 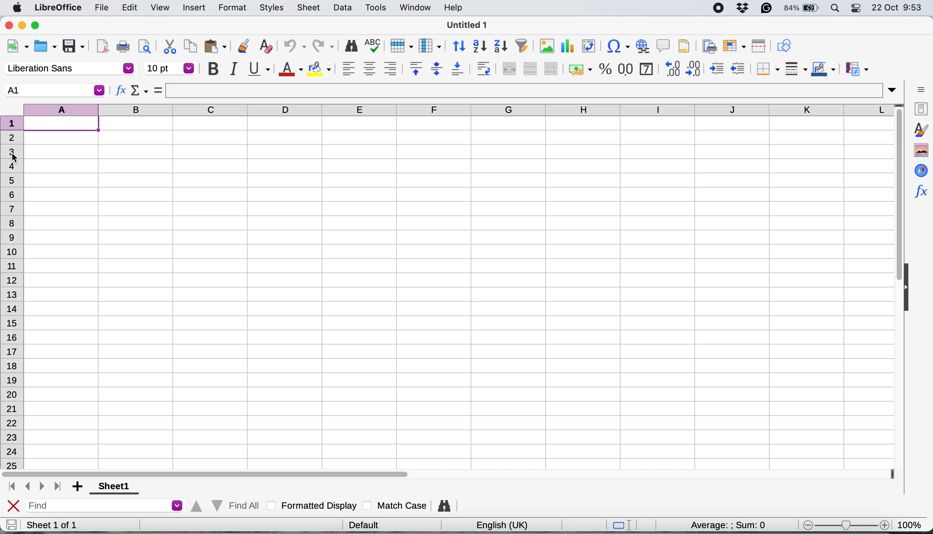 What do you see at coordinates (18, 48) in the screenshot?
I see `new` at bounding box center [18, 48].